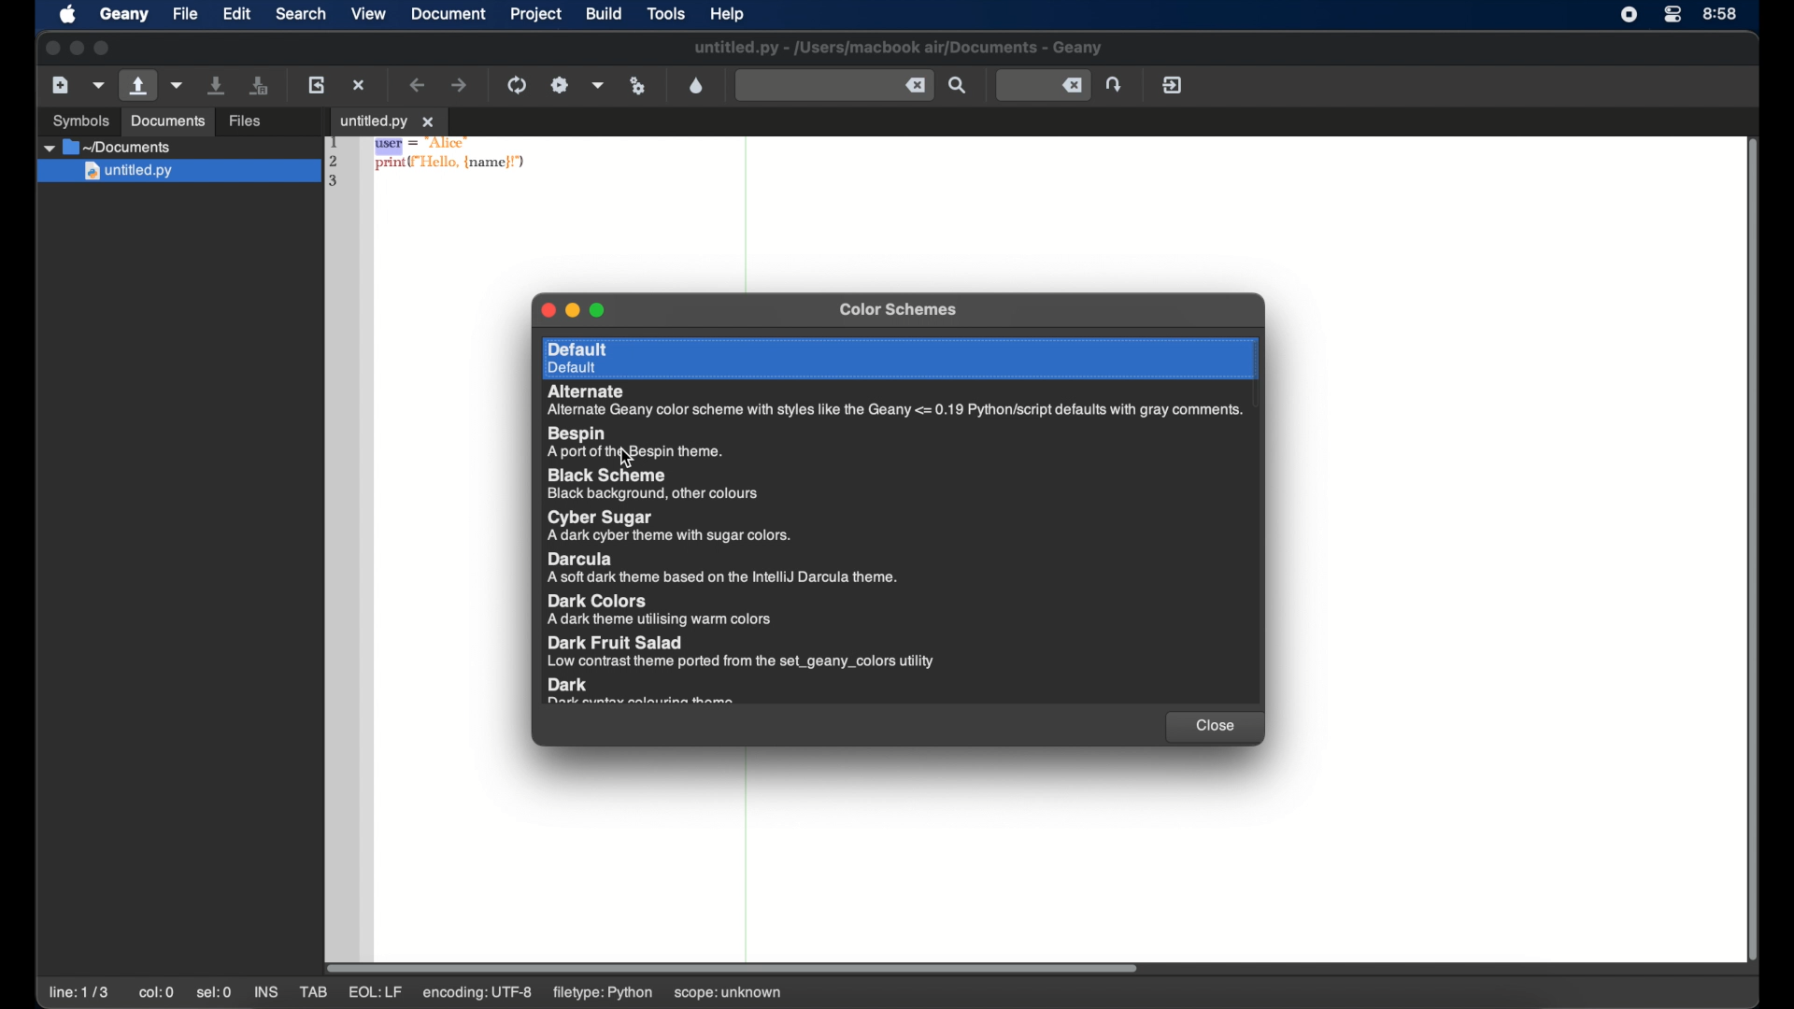  I want to click on close, so click(546, 310).